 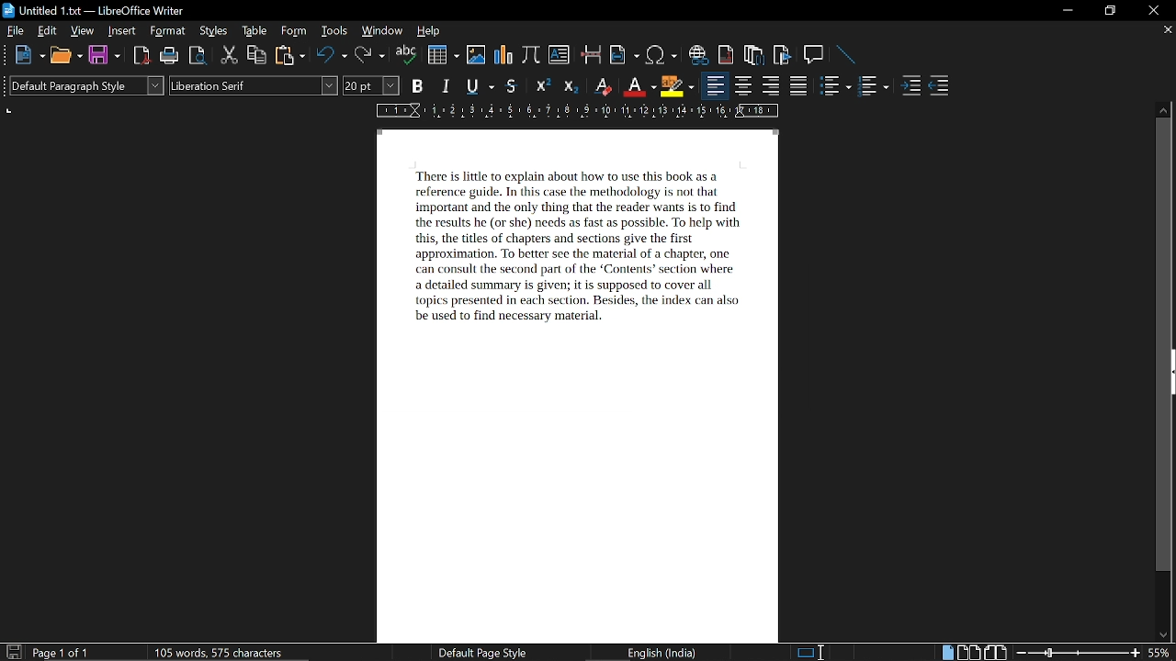 I want to click on close current tab, so click(x=1163, y=30).